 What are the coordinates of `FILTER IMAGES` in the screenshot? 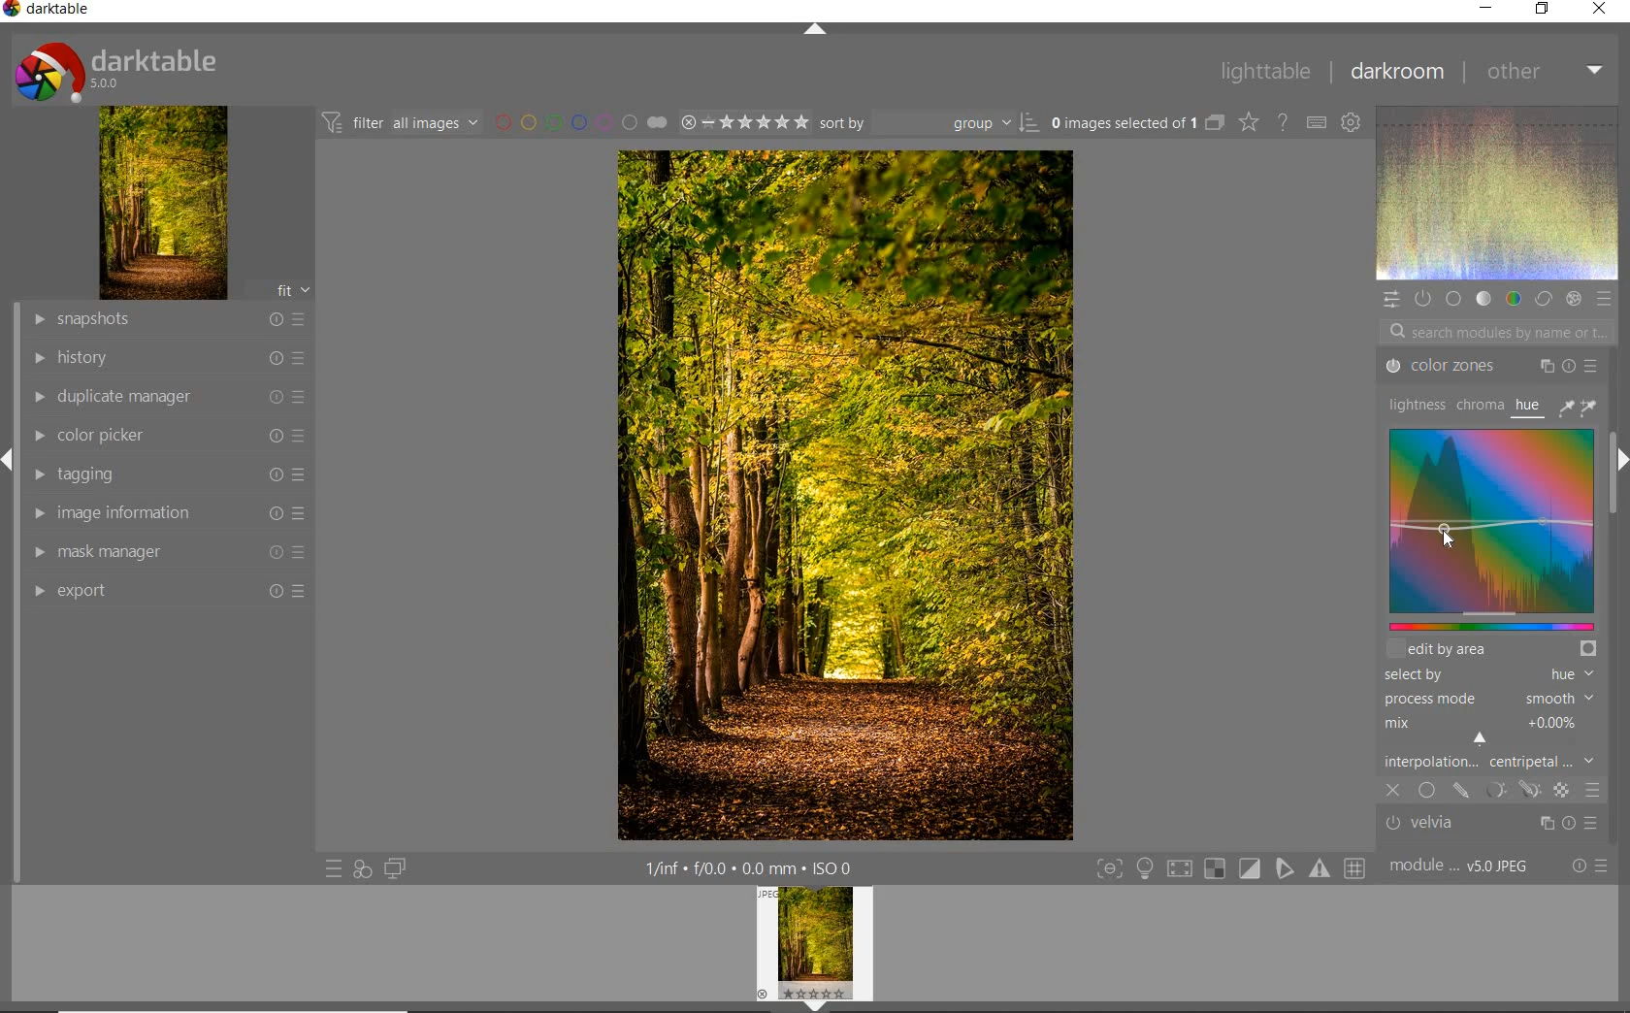 It's located at (400, 122).